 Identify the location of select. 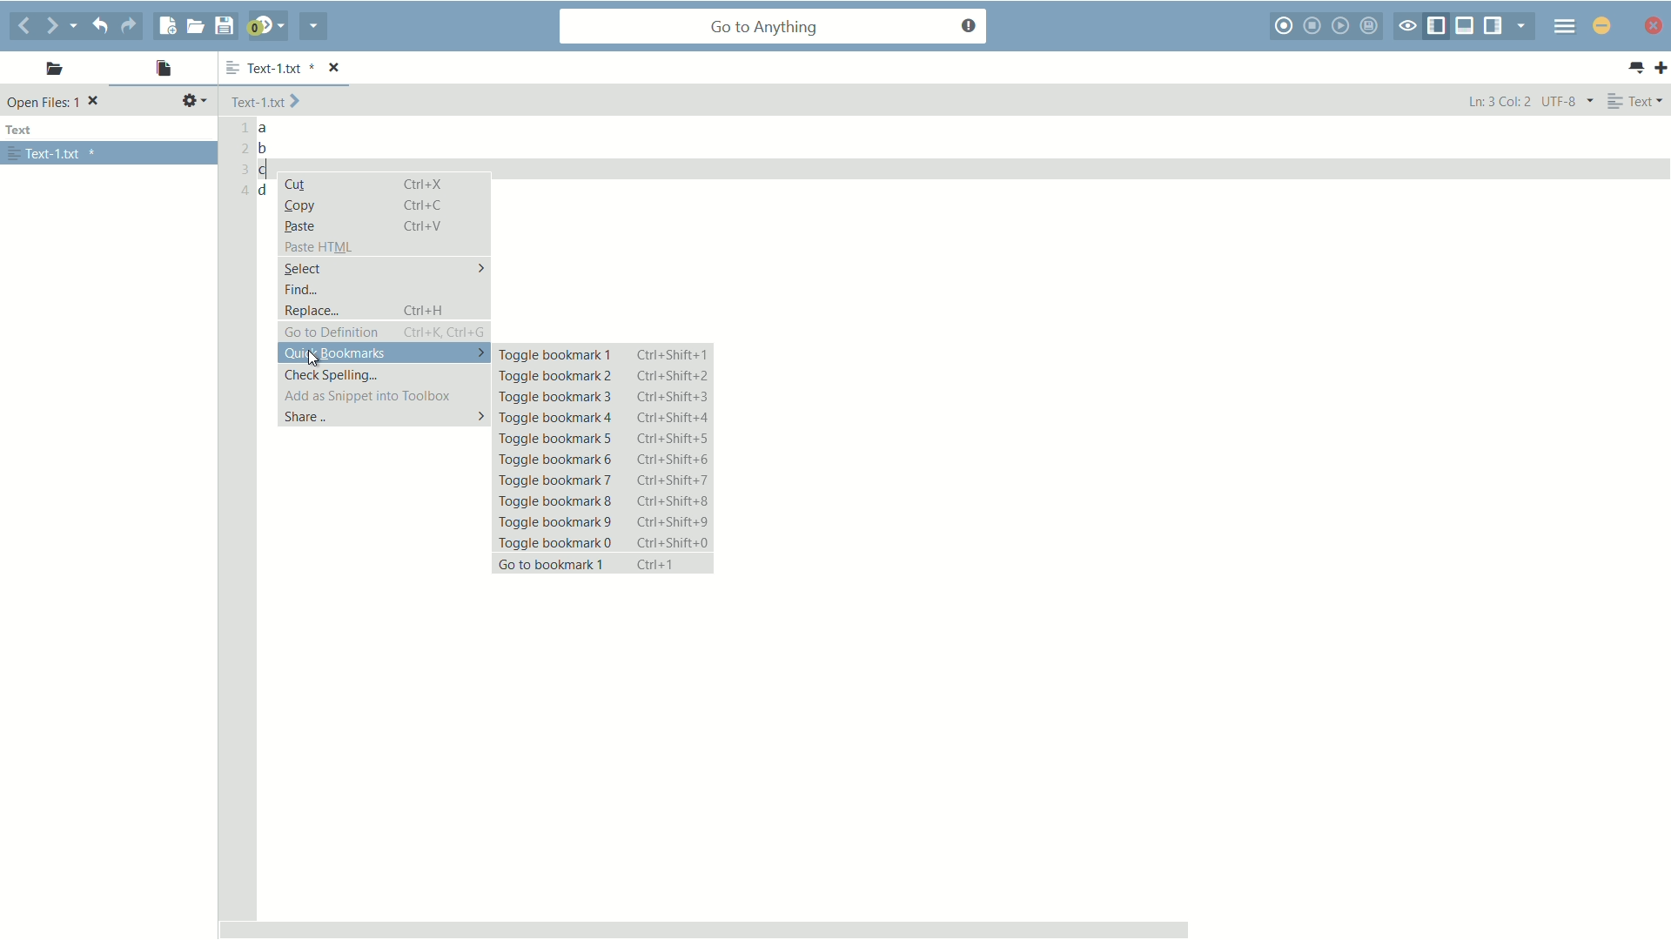
(384, 267).